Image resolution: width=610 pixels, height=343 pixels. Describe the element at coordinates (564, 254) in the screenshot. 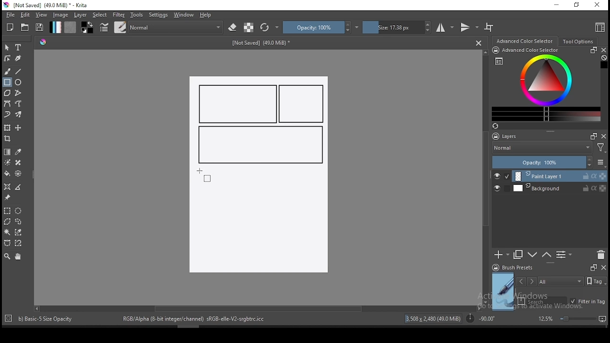

I see `view or change layer properties` at that location.